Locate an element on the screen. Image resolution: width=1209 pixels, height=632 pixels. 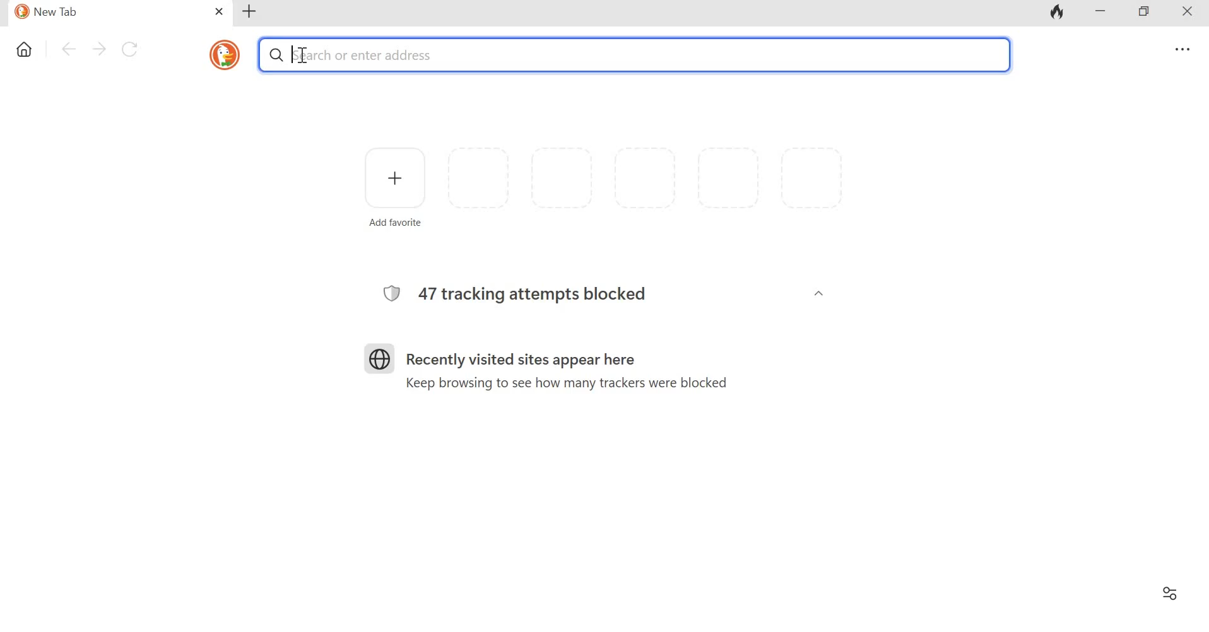
Recently visited sites appear here. Keep browsing to see how many trackers were blocked.  is located at coordinates (563, 366).